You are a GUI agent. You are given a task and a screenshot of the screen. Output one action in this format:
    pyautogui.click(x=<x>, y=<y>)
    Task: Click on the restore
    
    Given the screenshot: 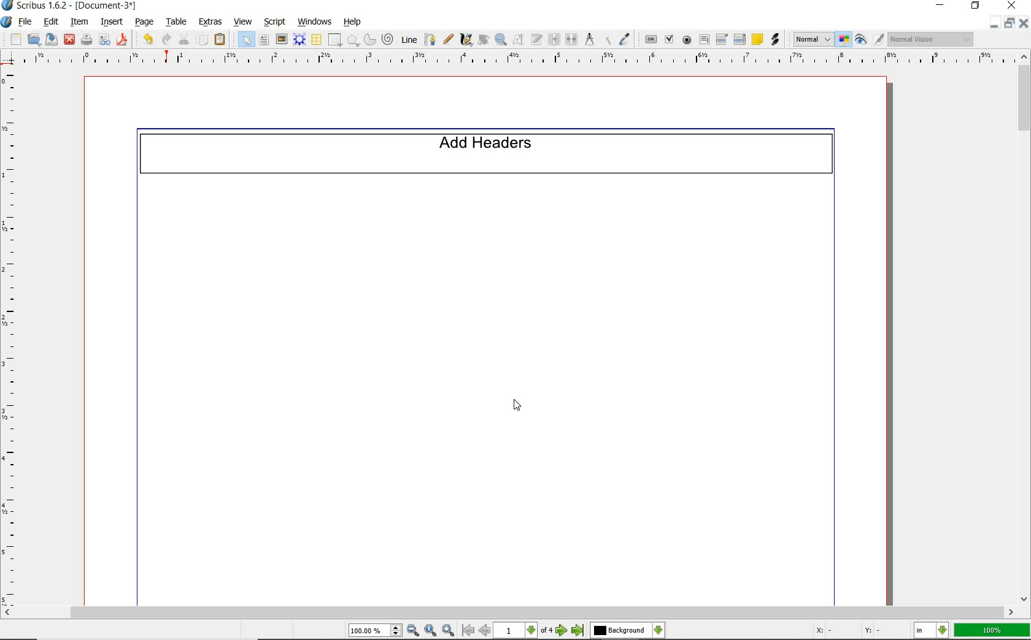 What is the action you would take?
    pyautogui.click(x=1010, y=23)
    